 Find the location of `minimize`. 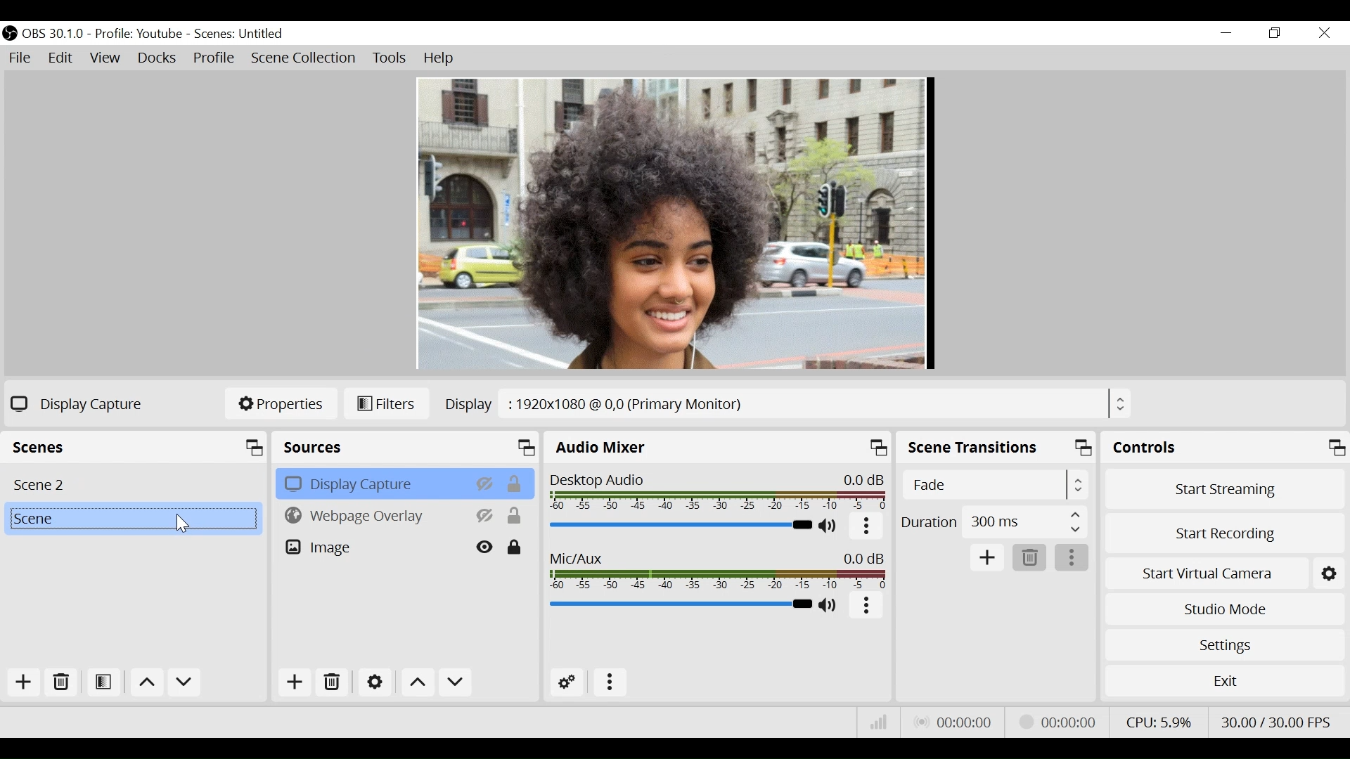

minimize is located at coordinates (1225, 32).